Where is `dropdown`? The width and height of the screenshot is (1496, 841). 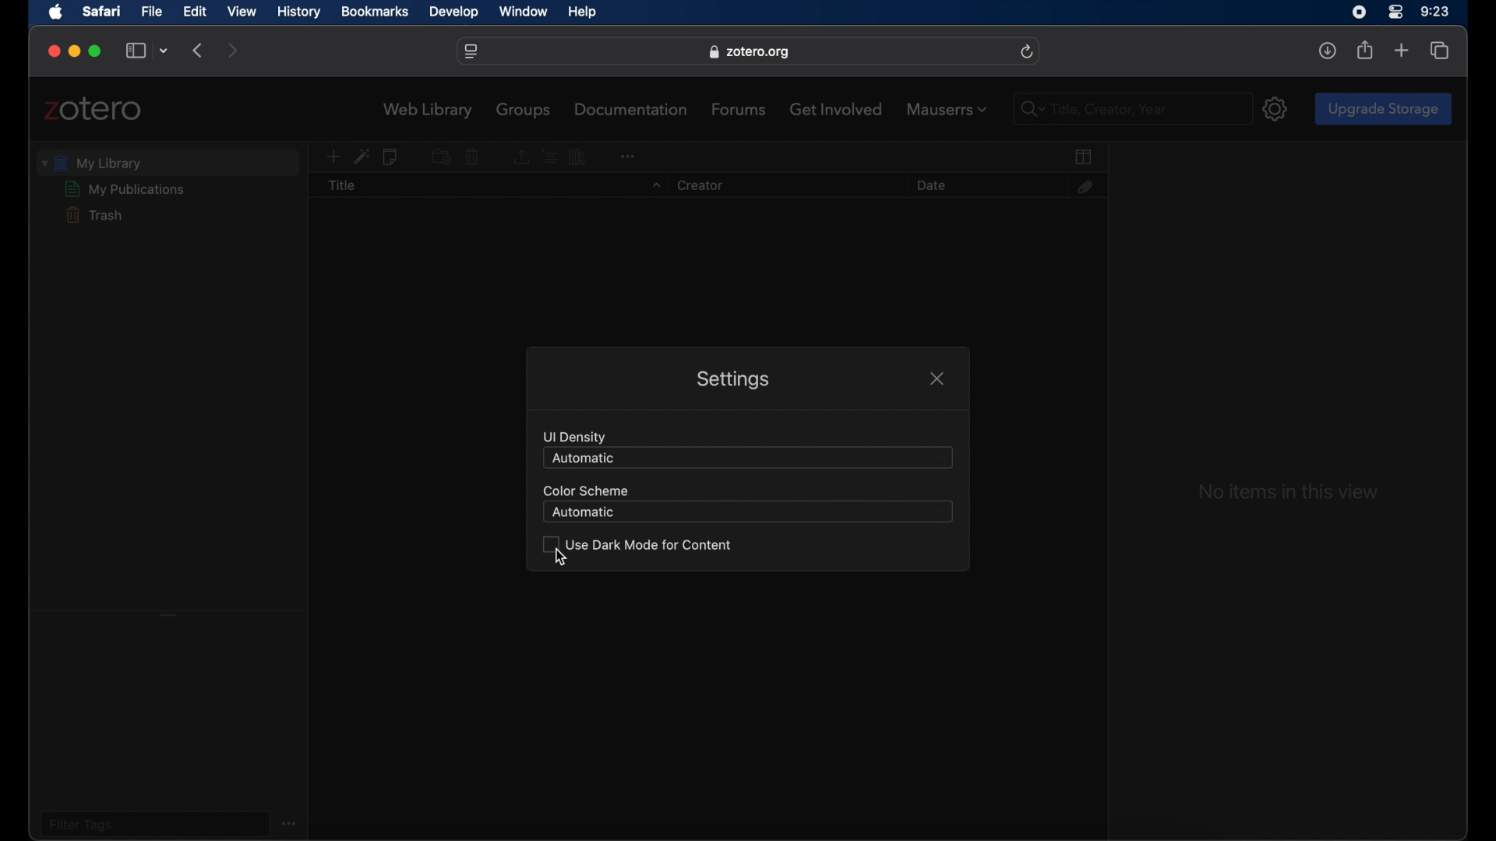 dropdown is located at coordinates (654, 186).